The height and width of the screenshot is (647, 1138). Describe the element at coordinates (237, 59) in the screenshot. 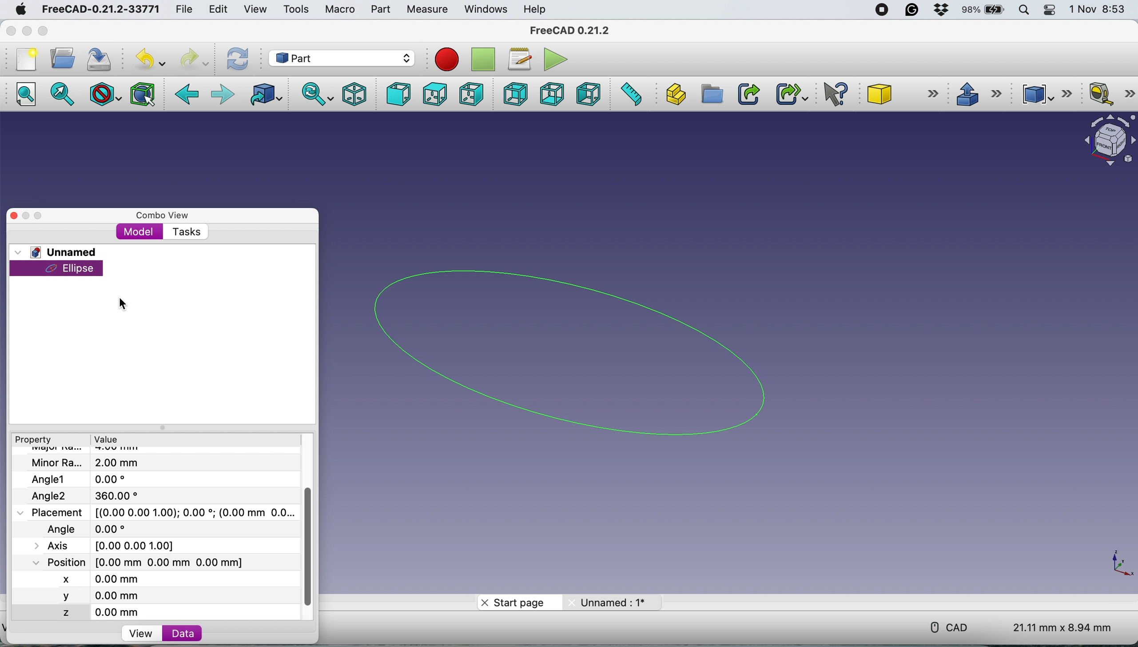

I see `refresh` at that location.